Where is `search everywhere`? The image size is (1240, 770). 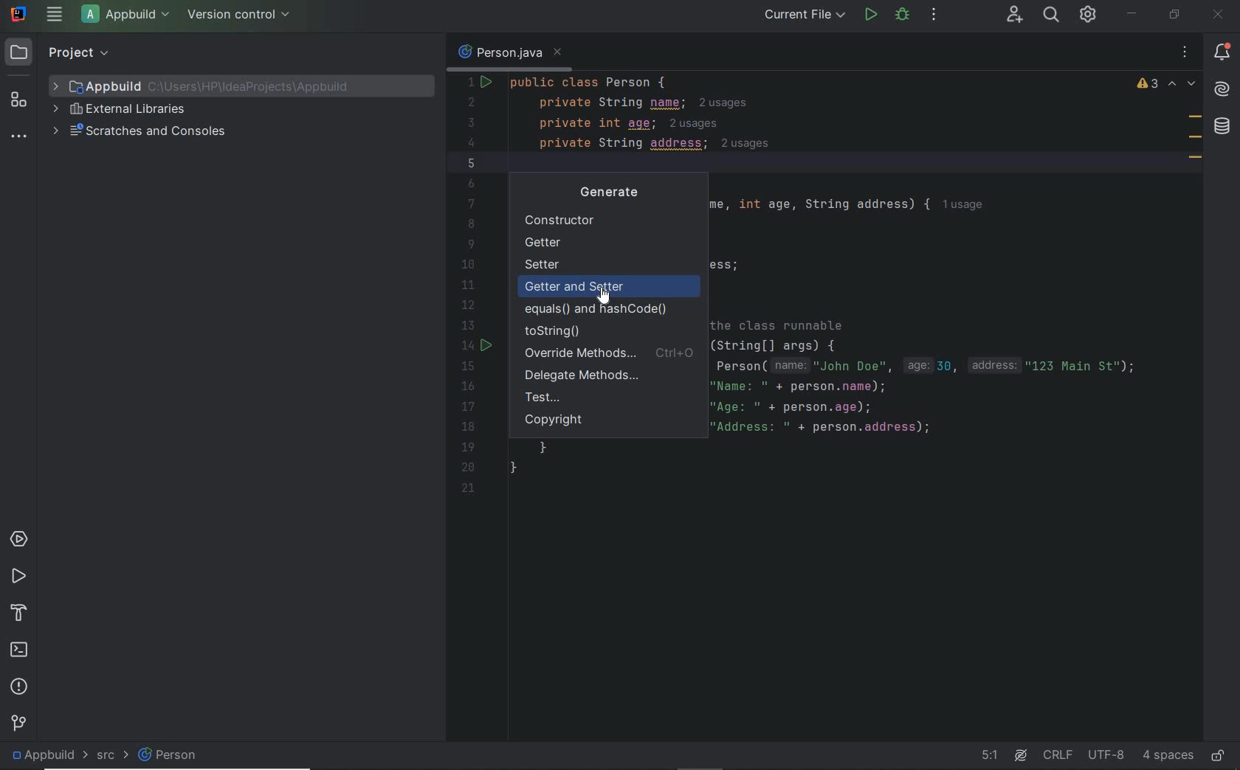
search everywhere is located at coordinates (1053, 16).